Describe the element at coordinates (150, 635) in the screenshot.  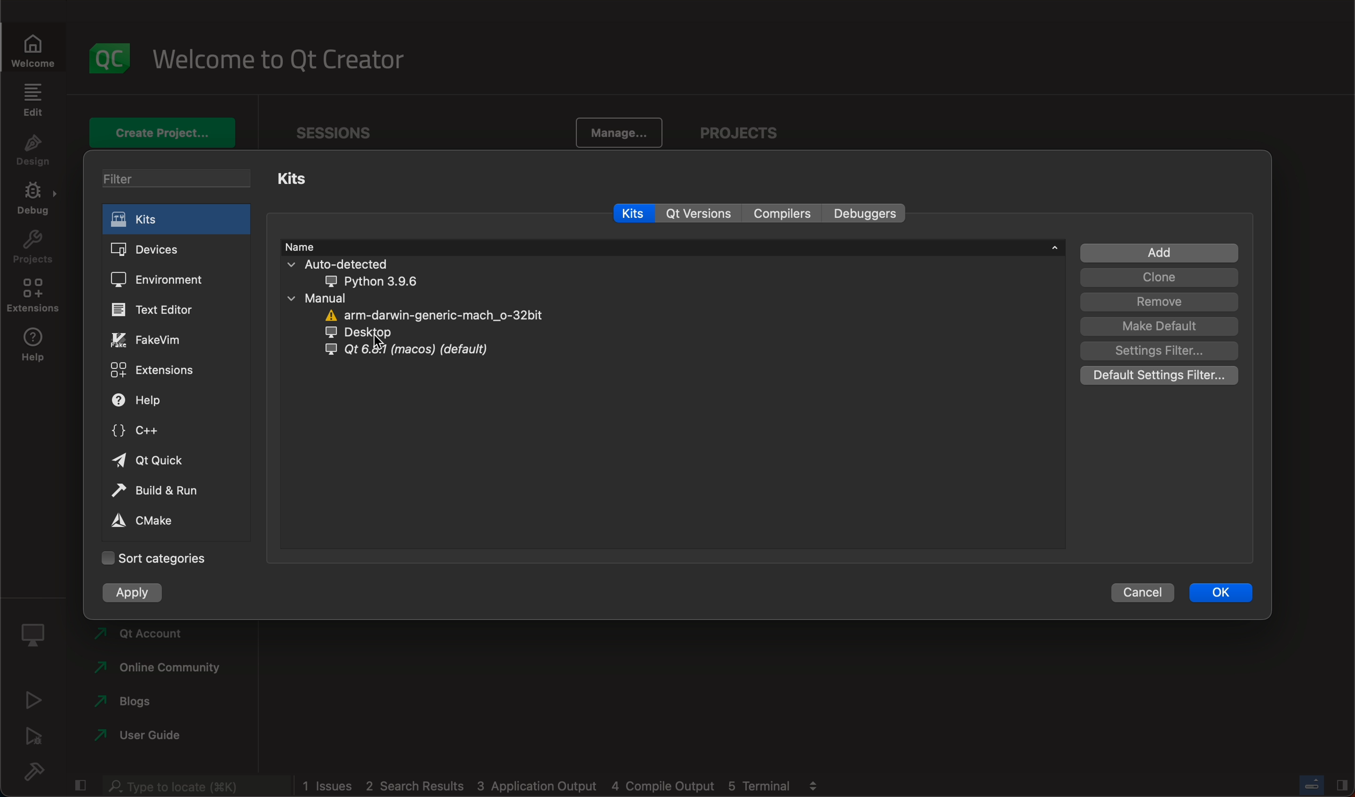
I see `qt account` at that location.